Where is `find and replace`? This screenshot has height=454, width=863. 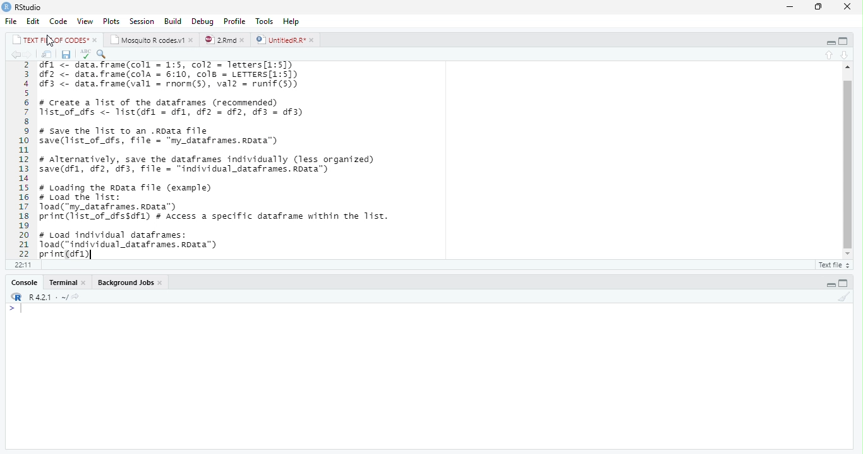 find and replace is located at coordinates (103, 54).